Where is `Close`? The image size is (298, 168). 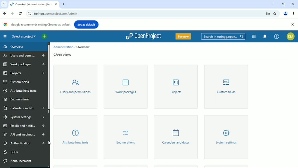 Close is located at coordinates (292, 25).